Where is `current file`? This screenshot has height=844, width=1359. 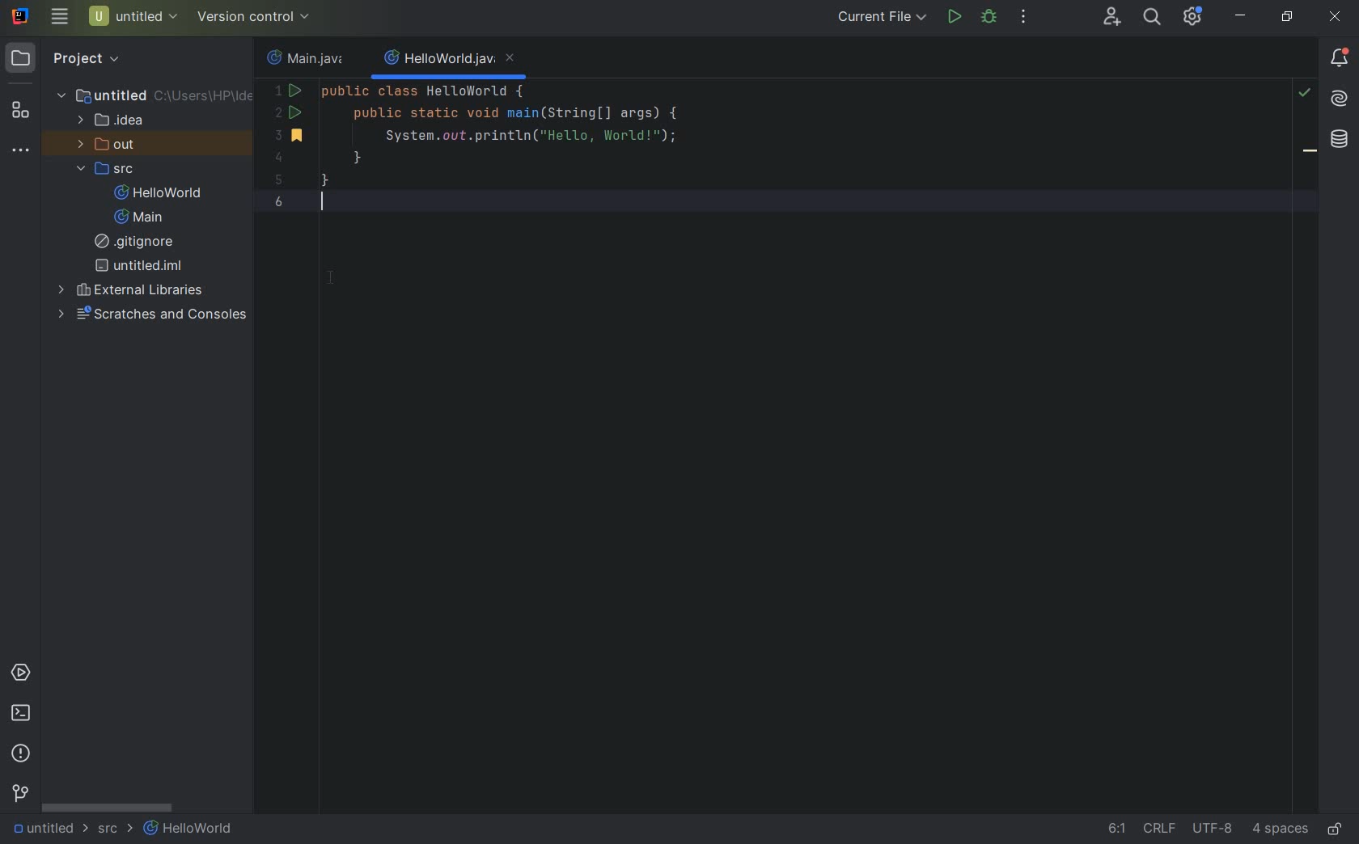 current file is located at coordinates (884, 18).